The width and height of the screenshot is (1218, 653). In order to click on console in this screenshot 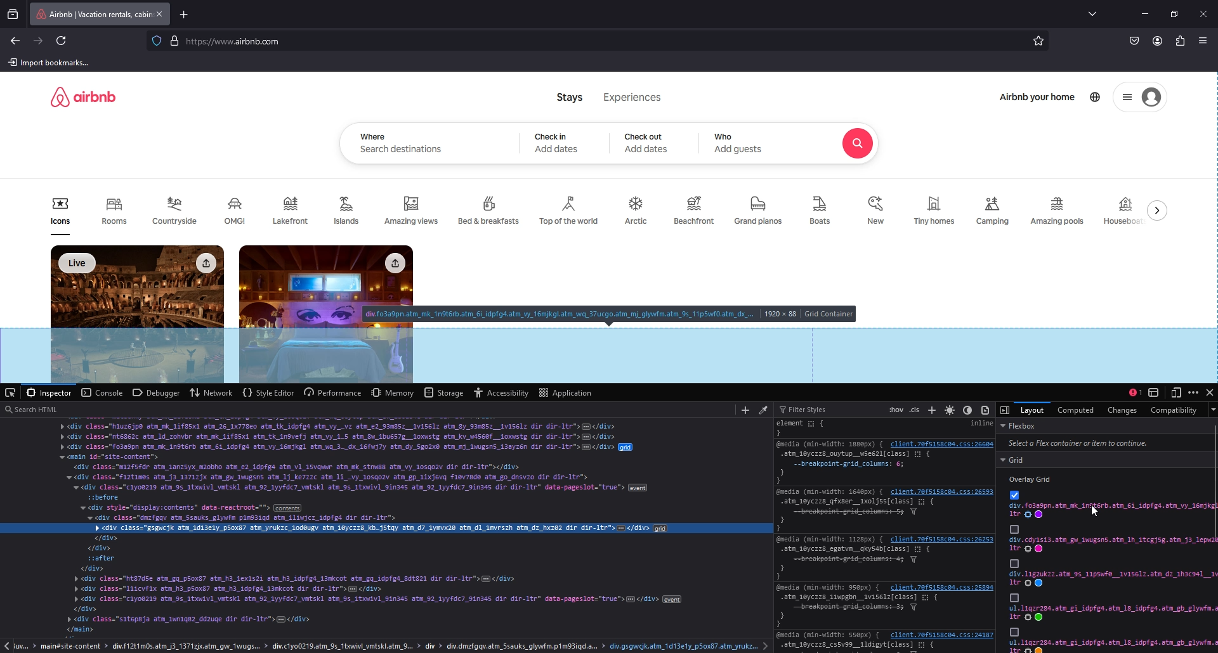, I will do `click(101, 392)`.